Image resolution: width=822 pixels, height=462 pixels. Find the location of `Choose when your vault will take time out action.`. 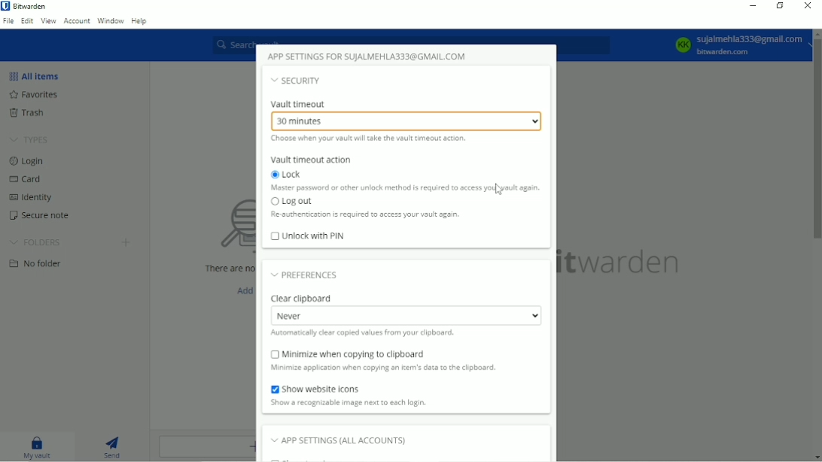

Choose when your vault will take time out action. is located at coordinates (373, 138).